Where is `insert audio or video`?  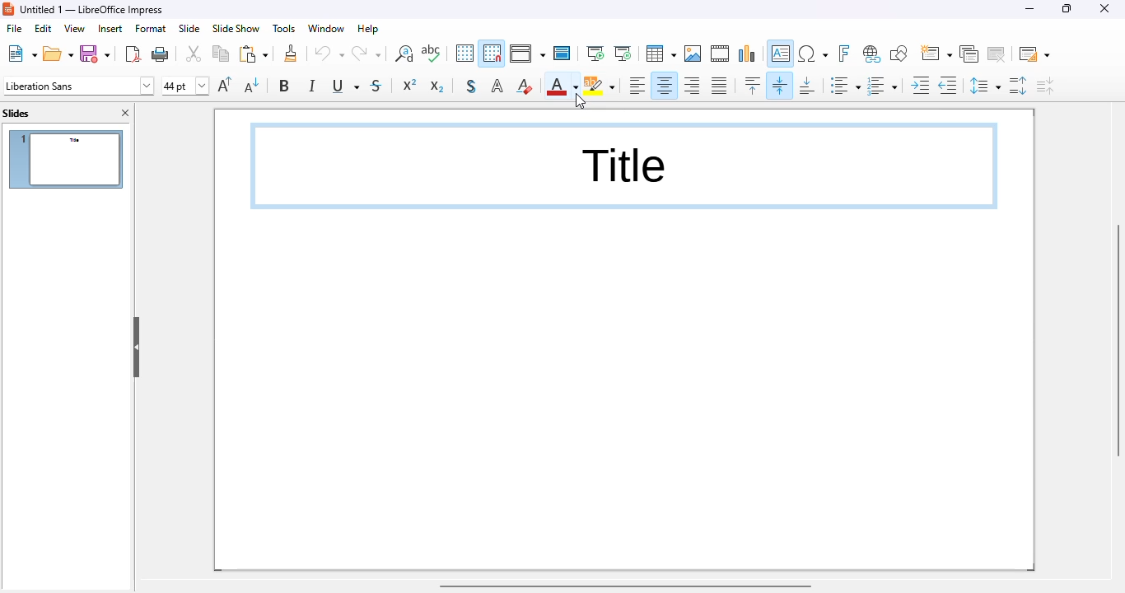
insert audio or video is located at coordinates (720, 54).